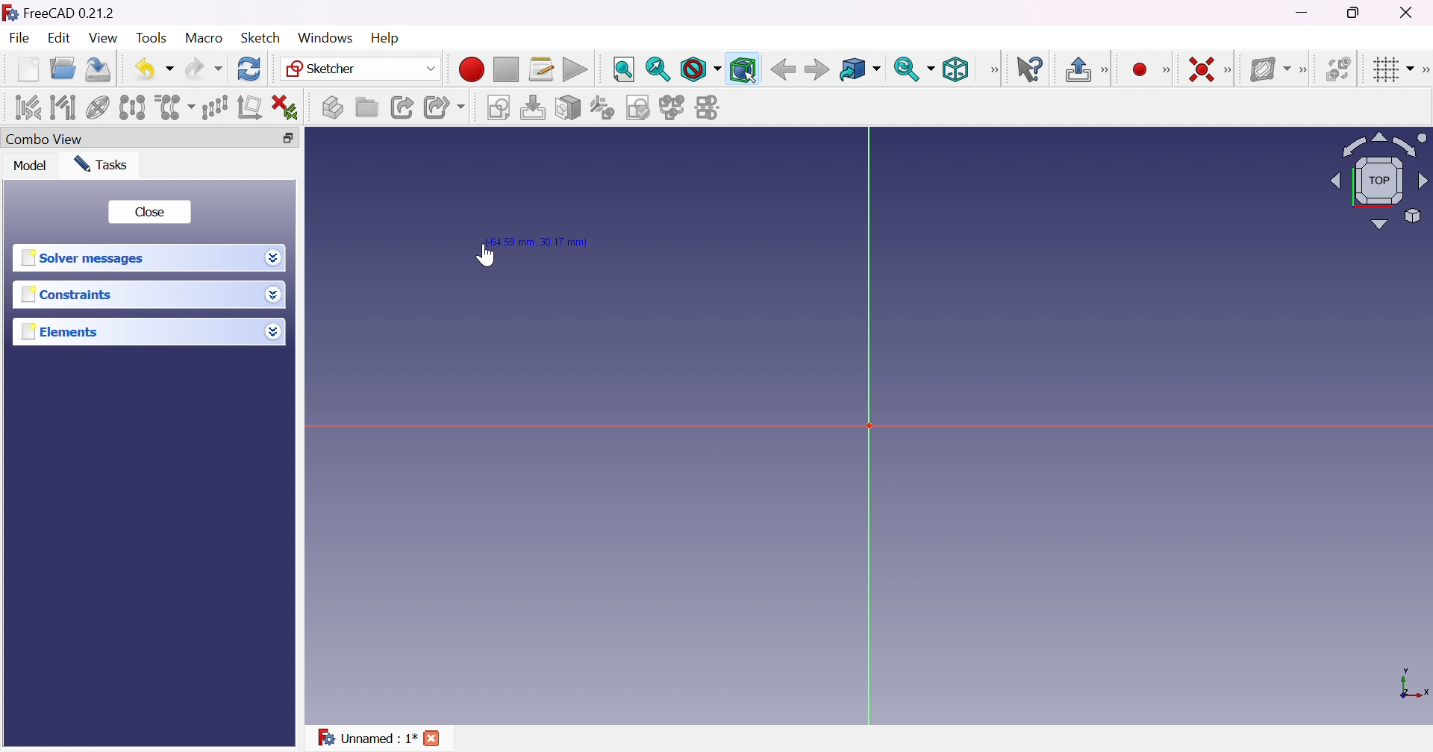  Describe the element at coordinates (1302, 12) in the screenshot. I see `Minimize` at that location.